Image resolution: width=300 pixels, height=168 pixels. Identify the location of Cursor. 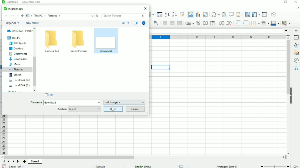
(113, 110).